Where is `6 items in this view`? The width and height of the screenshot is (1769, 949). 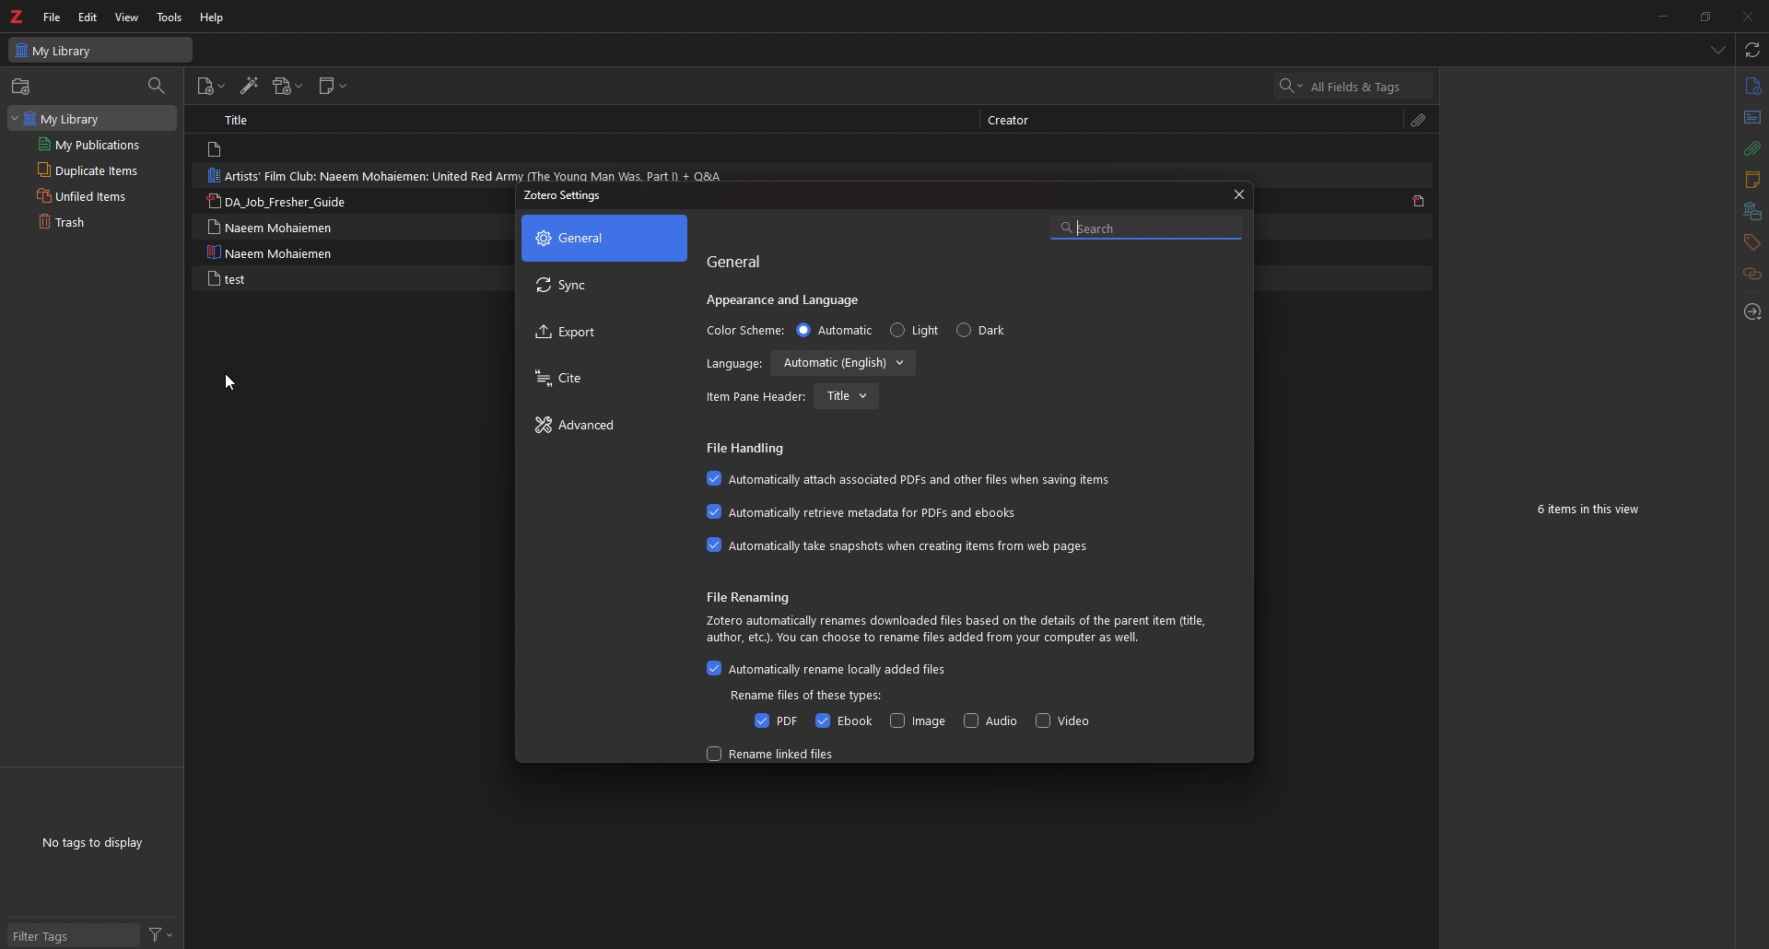
6 items in this view is located at coordinates (1592, 510).